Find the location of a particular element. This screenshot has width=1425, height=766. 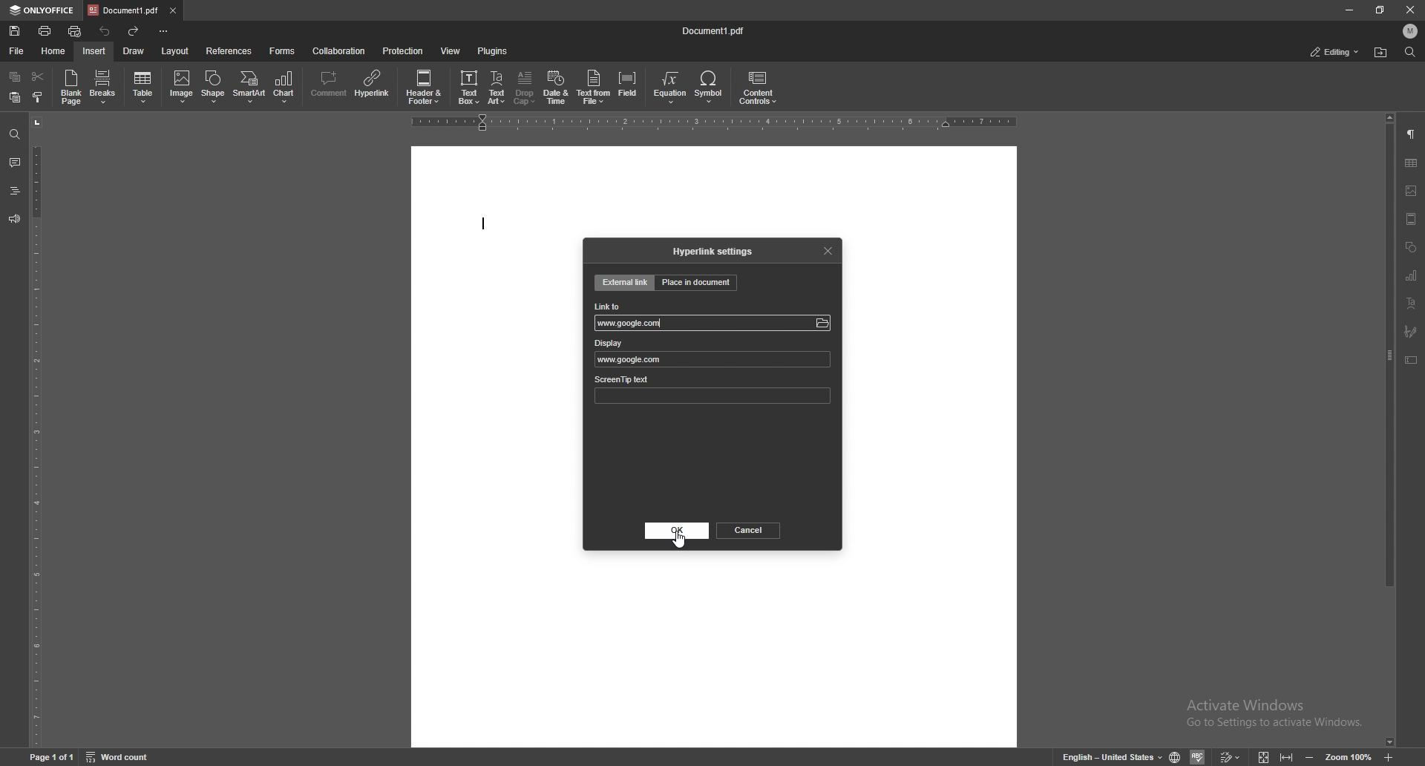

save is located at coordinates (16, 30).